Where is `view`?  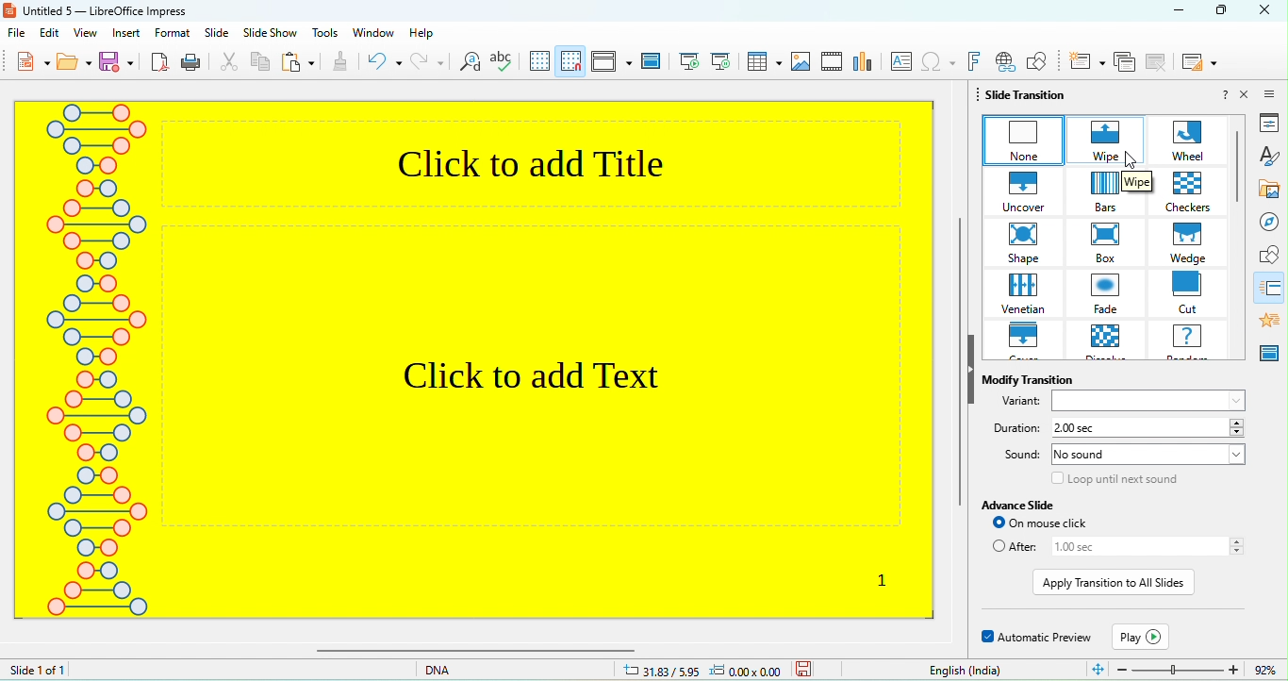
view is located at coordinates (86, 34).